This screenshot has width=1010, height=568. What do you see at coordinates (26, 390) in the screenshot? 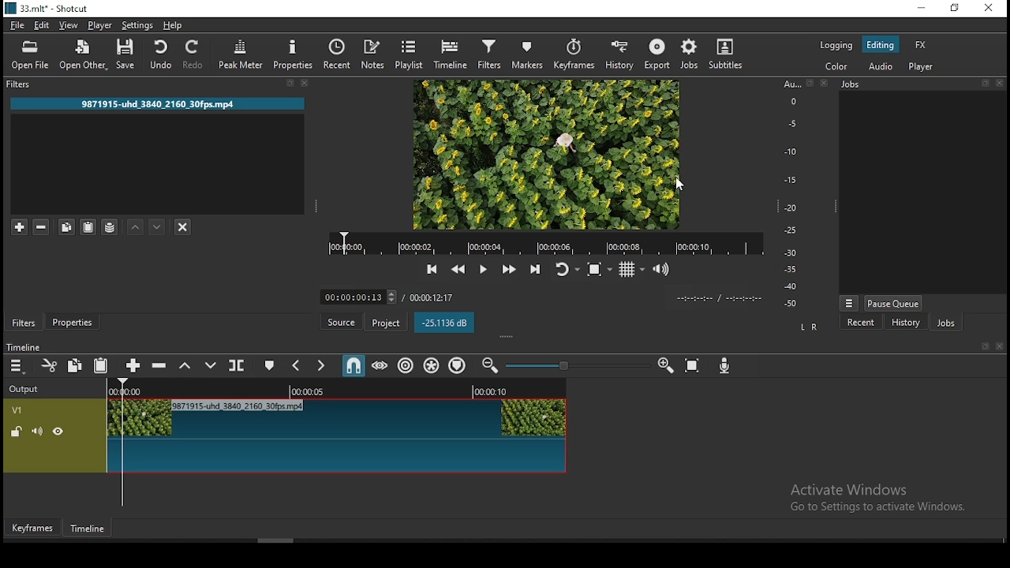
I see `output` at bounding box center [26, 390].